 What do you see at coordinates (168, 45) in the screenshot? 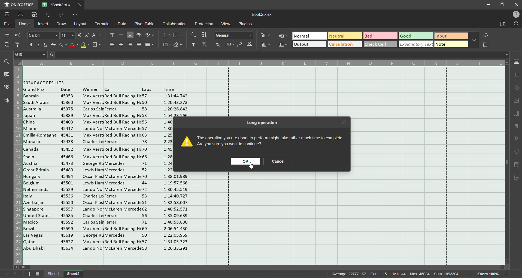
I see `named ranges` at bounding box center [168, 45].